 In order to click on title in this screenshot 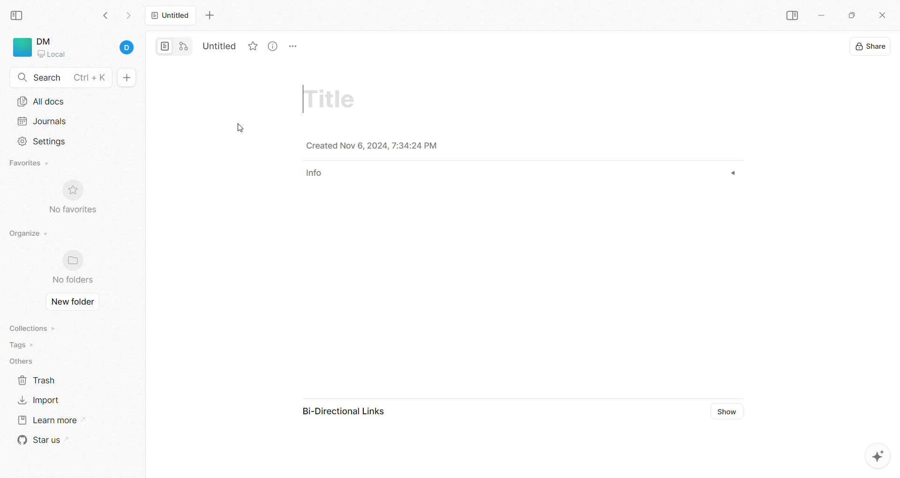, I will do `click(328, 97)`.